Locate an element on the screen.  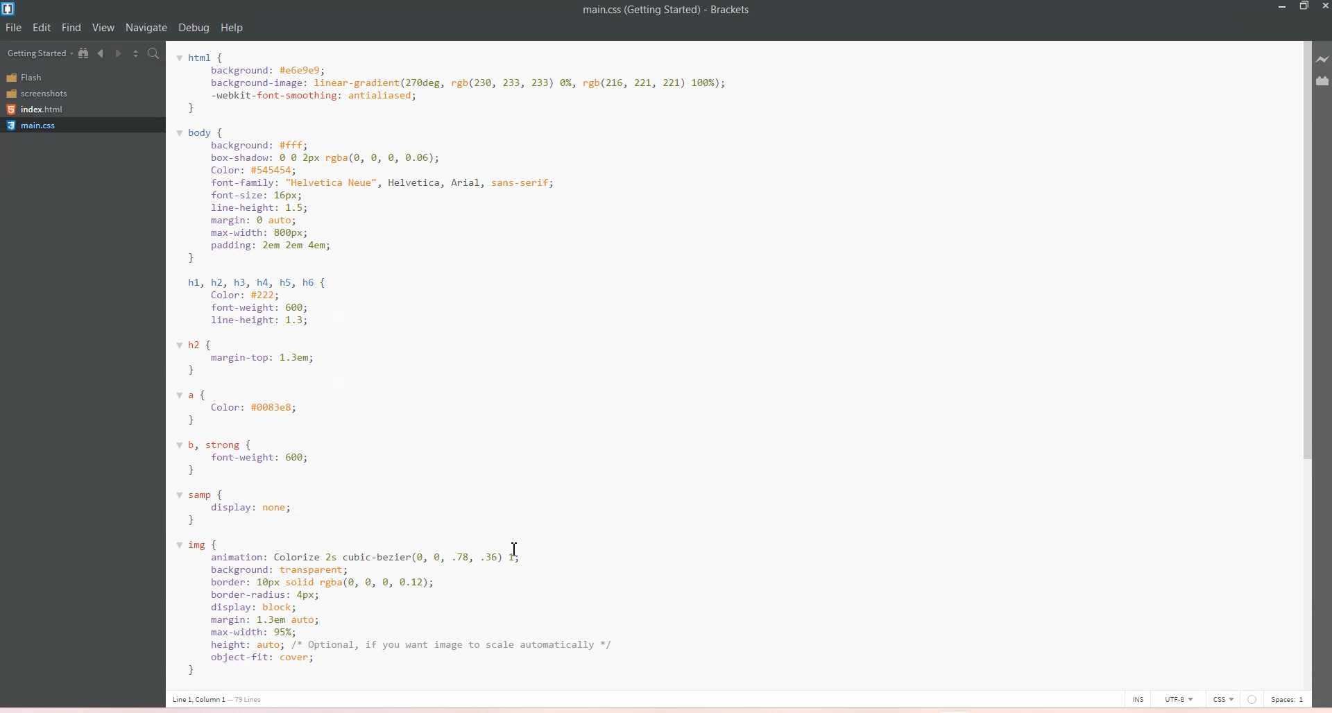
Minimize is located at coordinates (1281, 6).